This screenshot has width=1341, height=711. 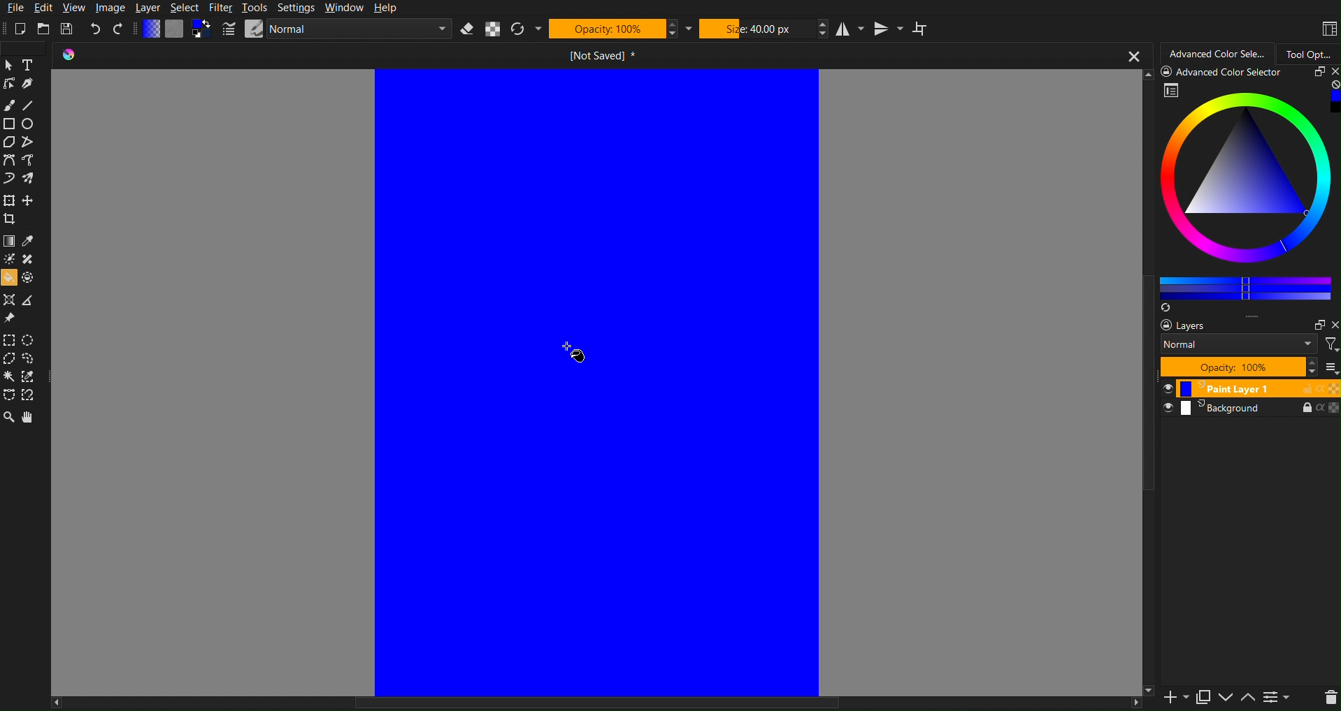 I want to click on Undo, so click(x=96, y=28).